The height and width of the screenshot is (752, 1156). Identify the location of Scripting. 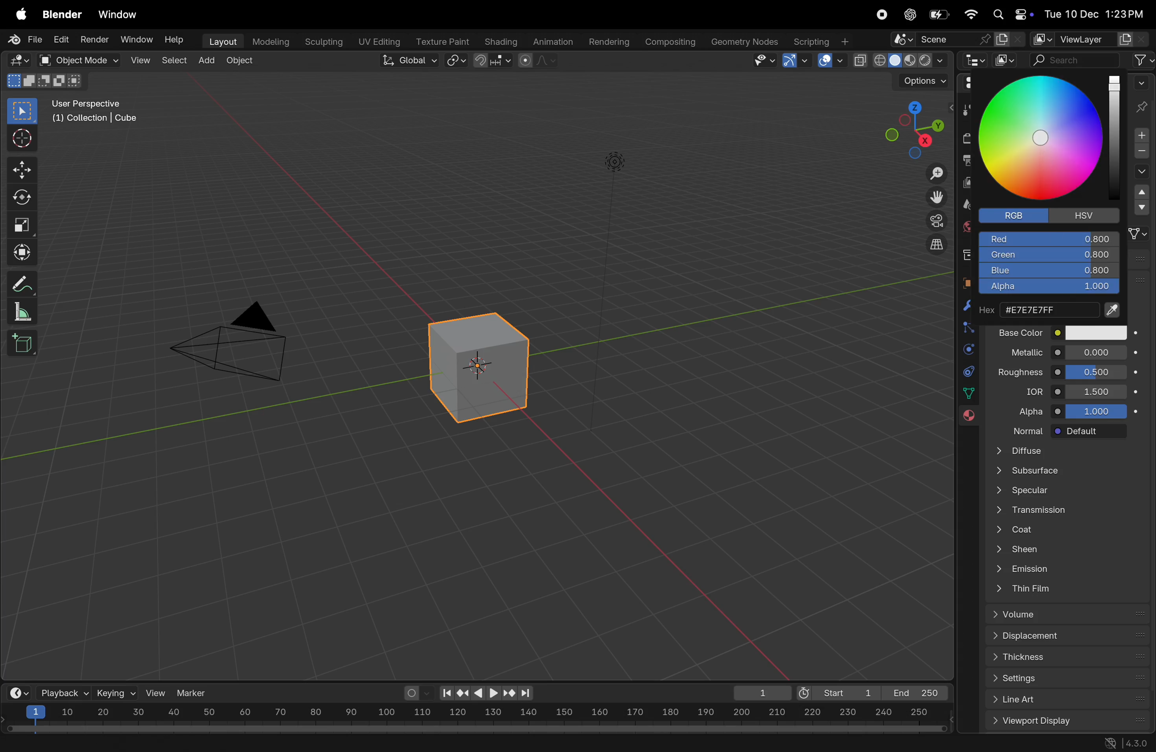
(820, 38).